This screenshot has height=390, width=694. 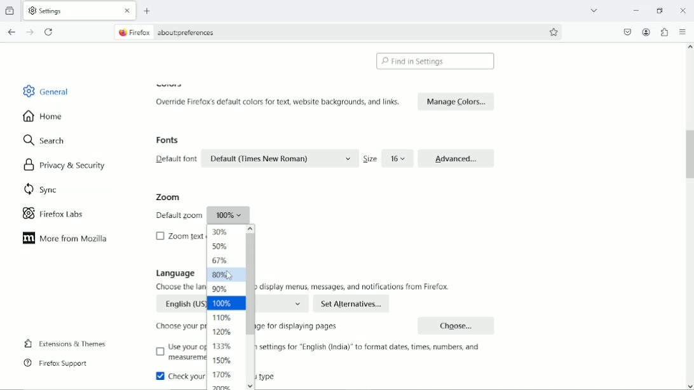 I want to click on 100%, so click(x=226, y=303).